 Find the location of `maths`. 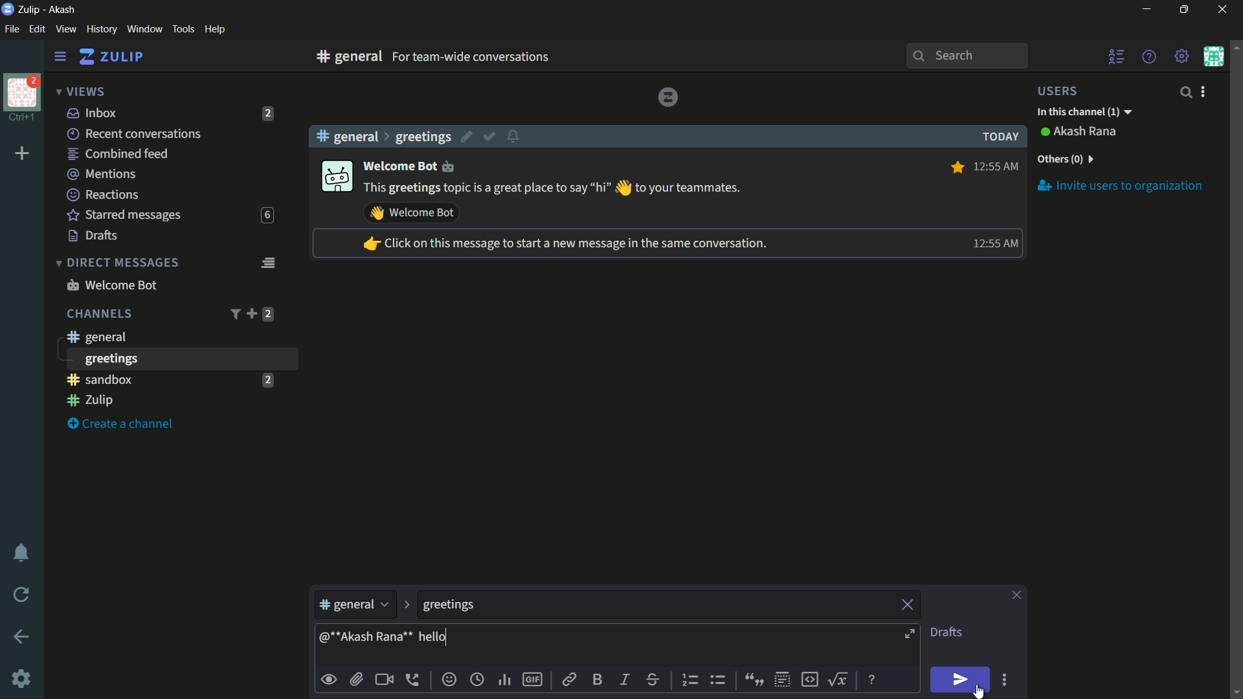

maths is located at coordinates (840, 679).